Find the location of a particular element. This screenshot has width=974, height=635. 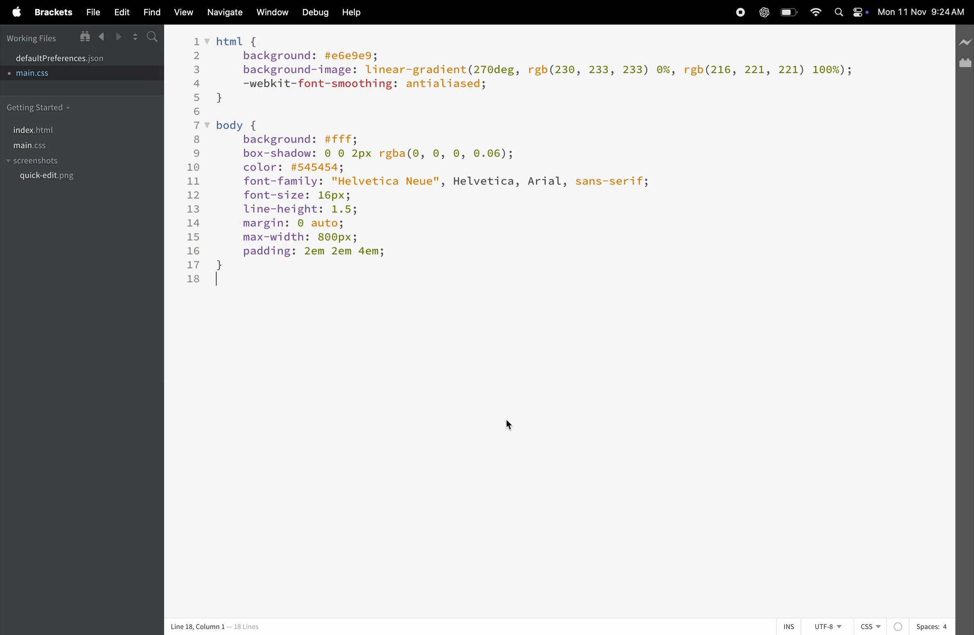

index.html is located at coordinates (34, 130).